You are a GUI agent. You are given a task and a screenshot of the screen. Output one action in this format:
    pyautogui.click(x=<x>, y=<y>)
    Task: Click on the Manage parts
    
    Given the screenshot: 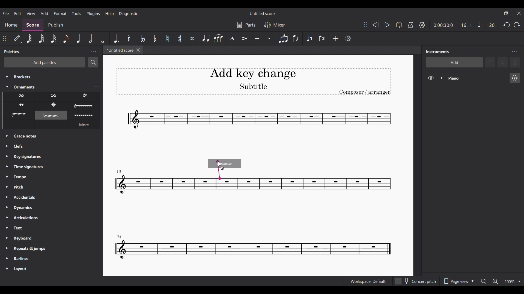 What is the action you would take?
    pyautogui.click(x=246, y=25)
    